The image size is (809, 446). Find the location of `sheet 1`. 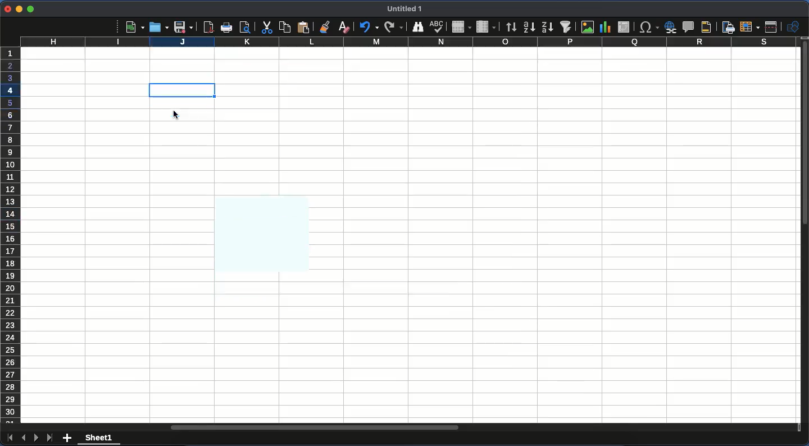

sheet 1 is located at coordinates (99, 439).